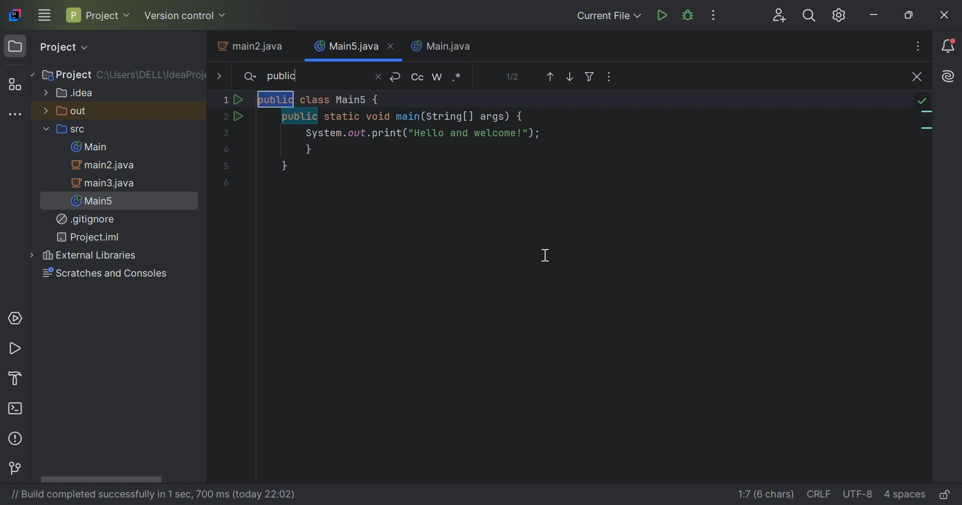  Describe the element at coordinates (768, 493) in the screenshot. I see `go to line` at that location.